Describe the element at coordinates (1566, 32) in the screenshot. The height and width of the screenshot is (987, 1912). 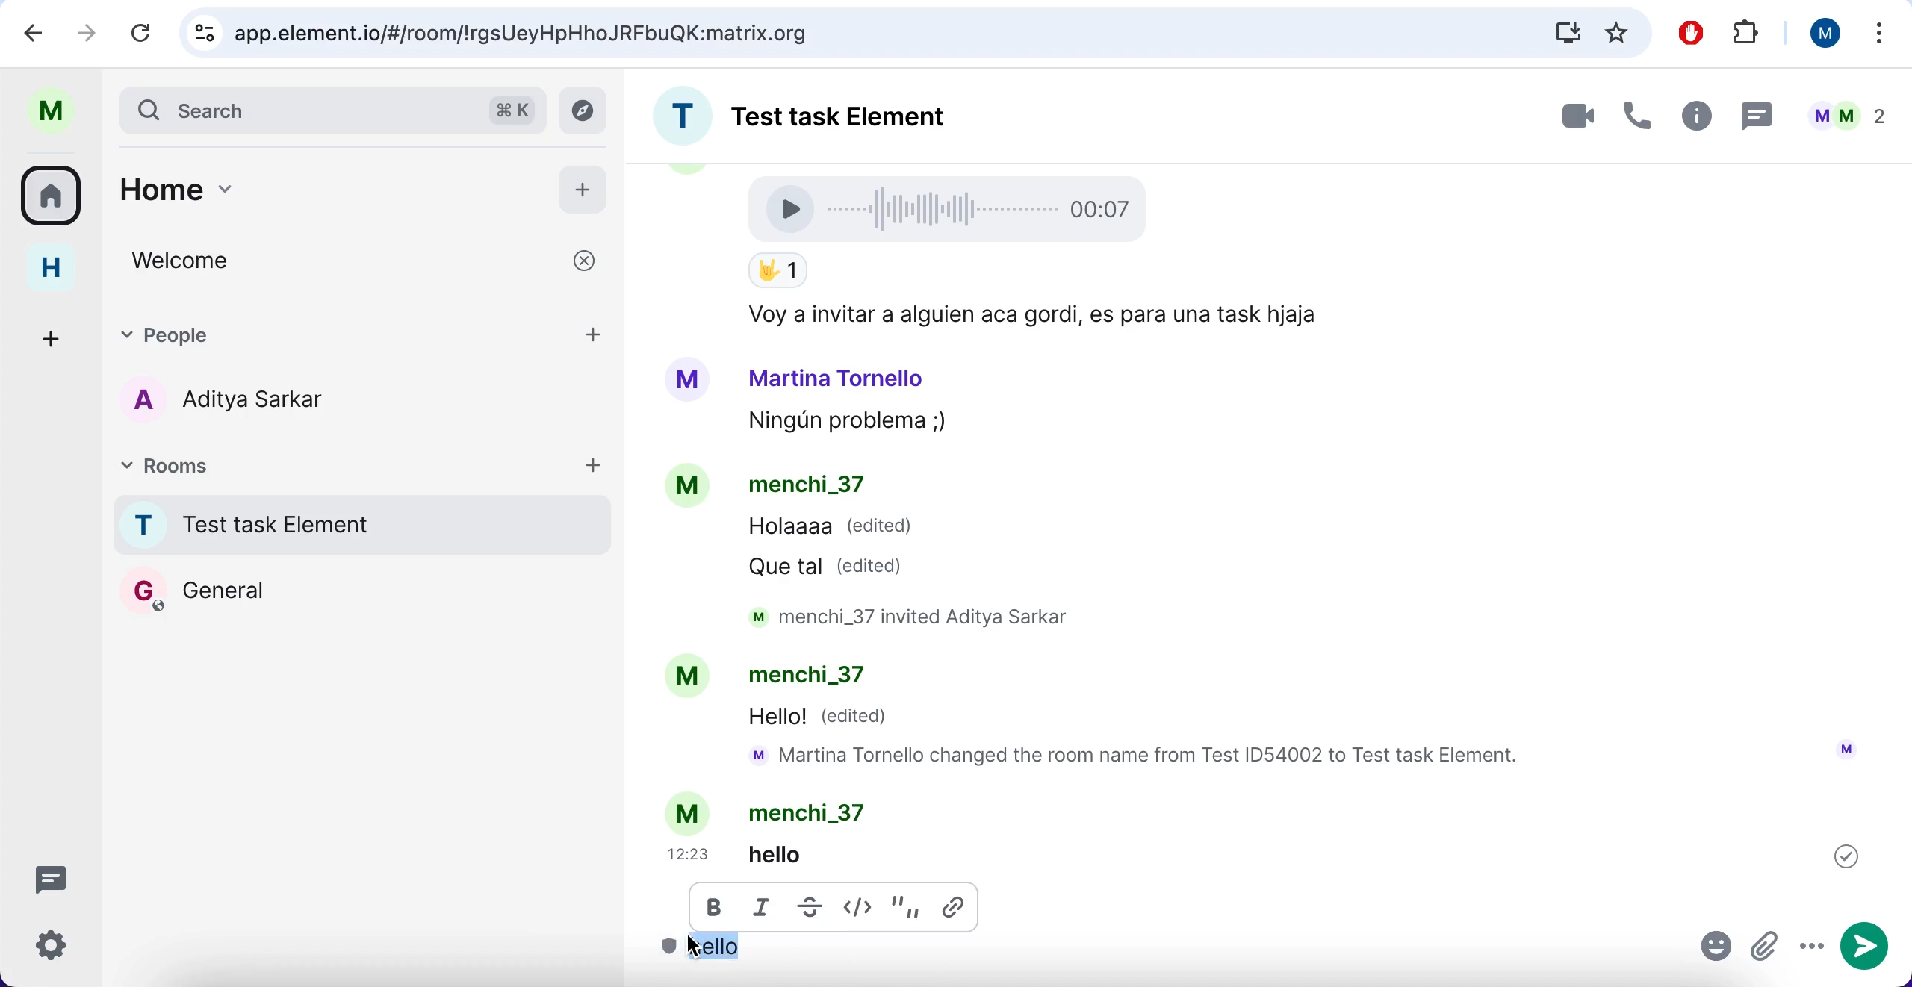
I see `downloads` at that location.